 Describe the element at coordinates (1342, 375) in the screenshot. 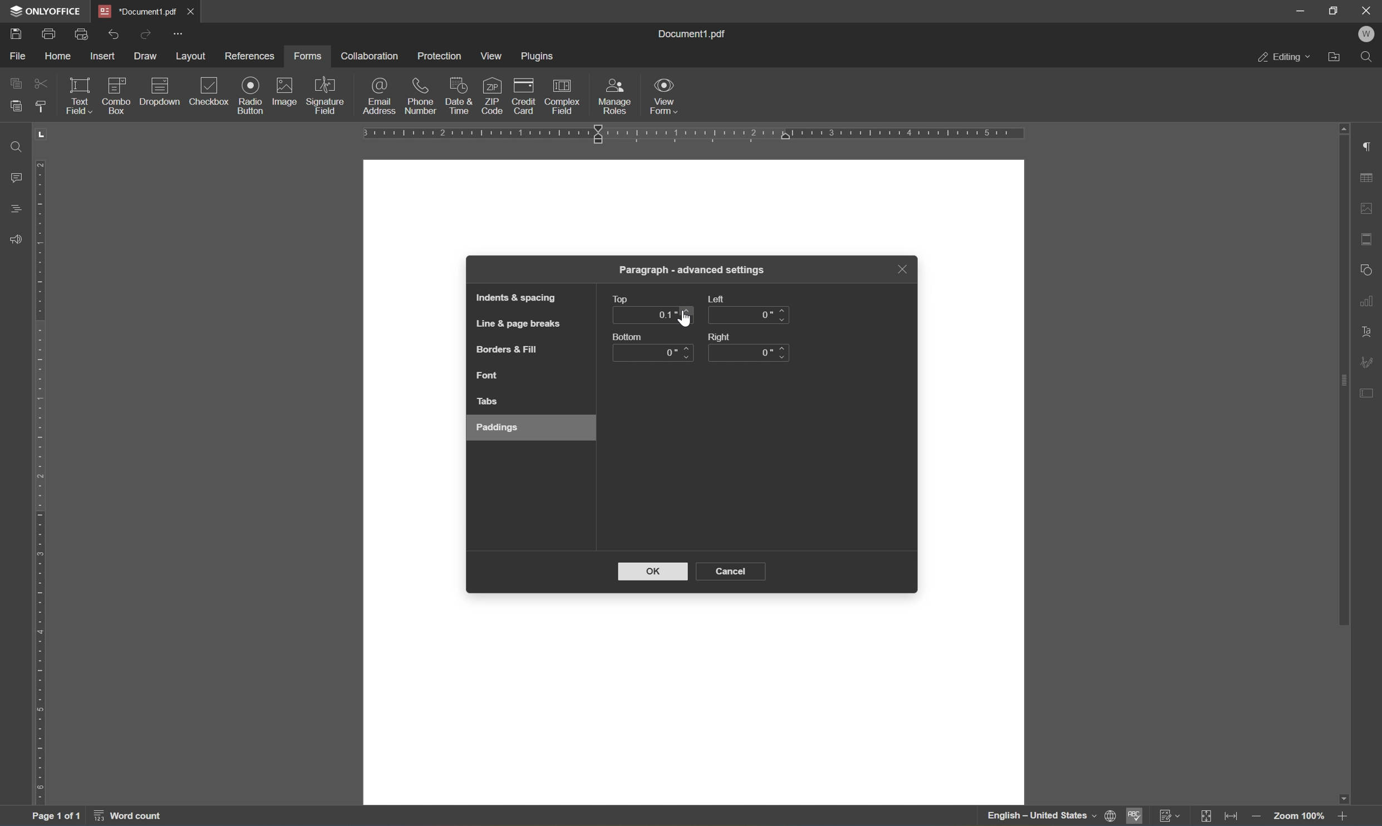

I see `scroll bar` at that location.